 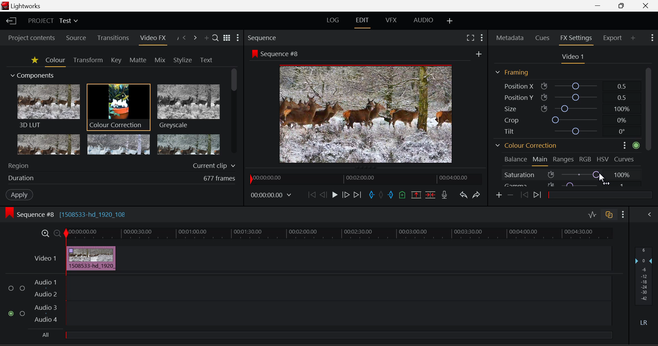 I want to click on Add keyframe, so click(x=499, y=195).